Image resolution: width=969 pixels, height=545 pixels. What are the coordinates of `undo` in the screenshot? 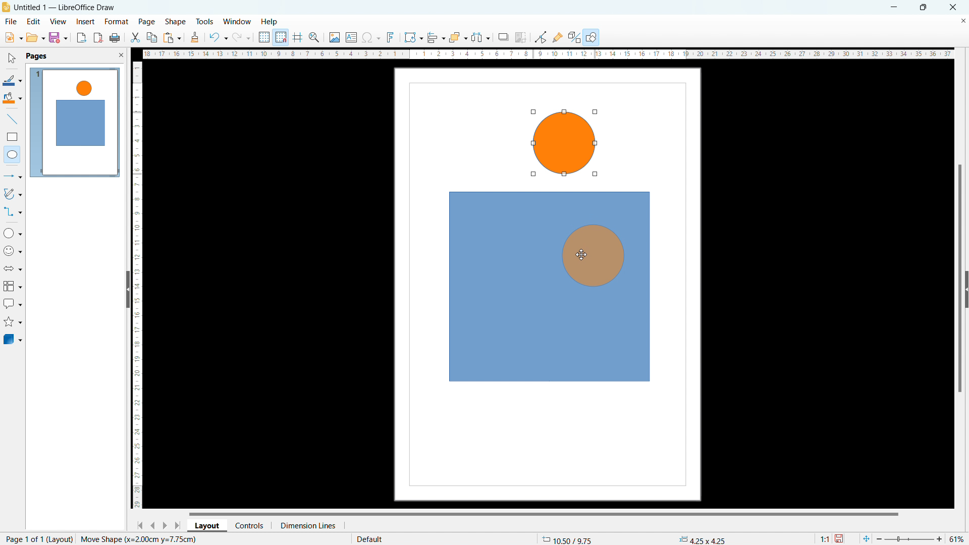 It's located at (218, 37).